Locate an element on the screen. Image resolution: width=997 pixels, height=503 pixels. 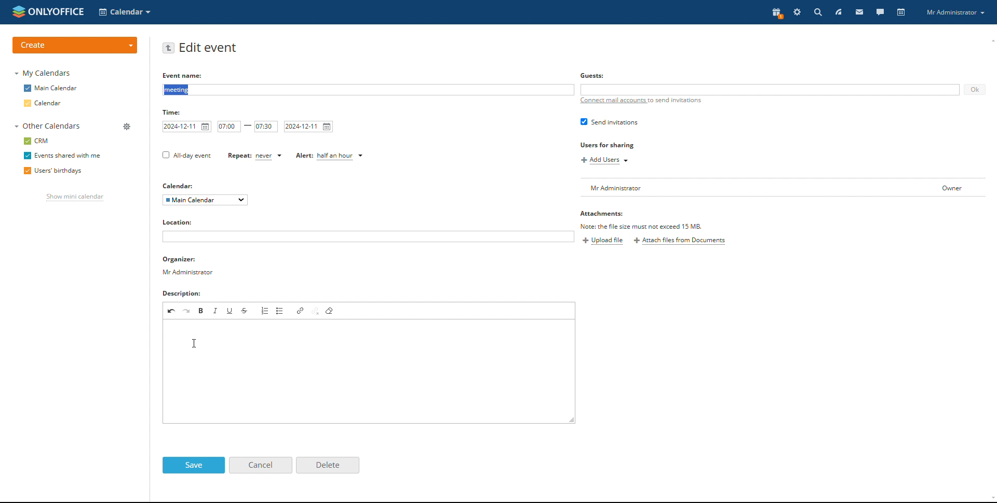
connect mail accounts is located at coordinates (612, 101).